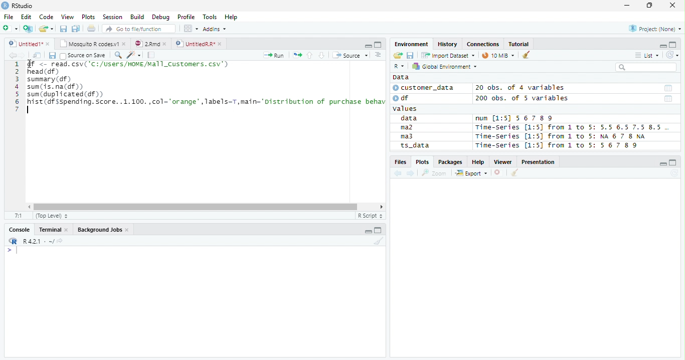 Image resolution: width=685 pixels, height=360 pixels. Describe the element at coordinates (68, 17) in the screenshot. I see `View` at that location.